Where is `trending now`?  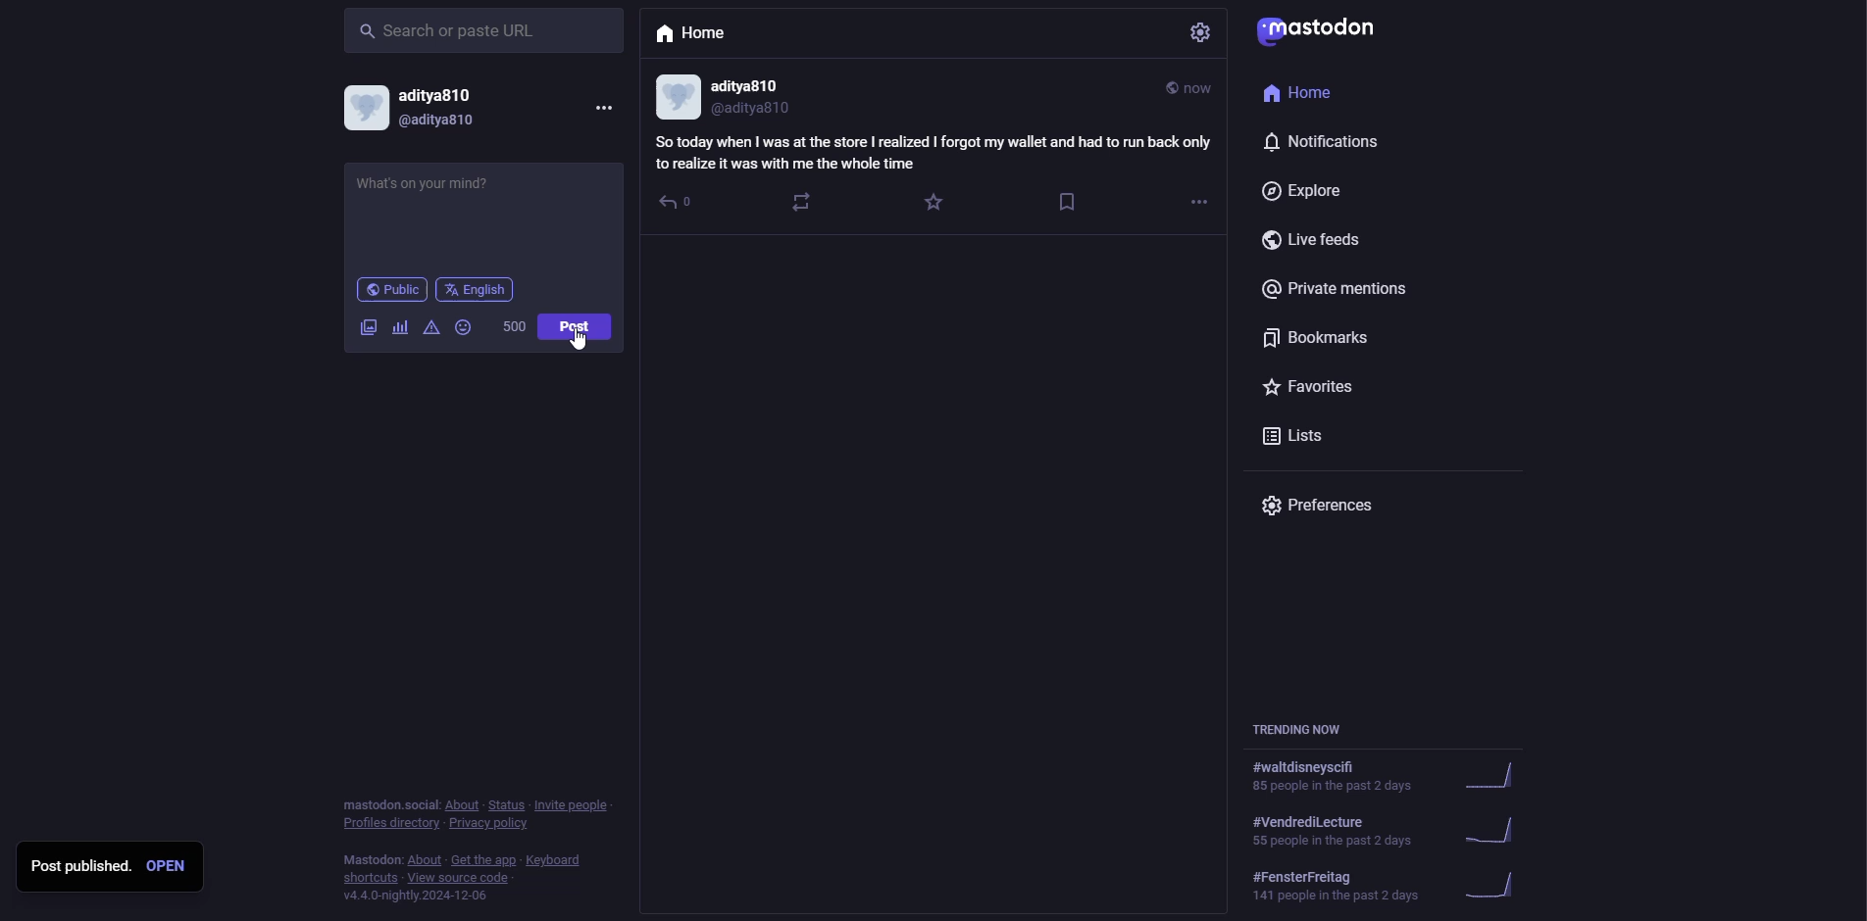
trending now is located at coordinates (1300, 730).